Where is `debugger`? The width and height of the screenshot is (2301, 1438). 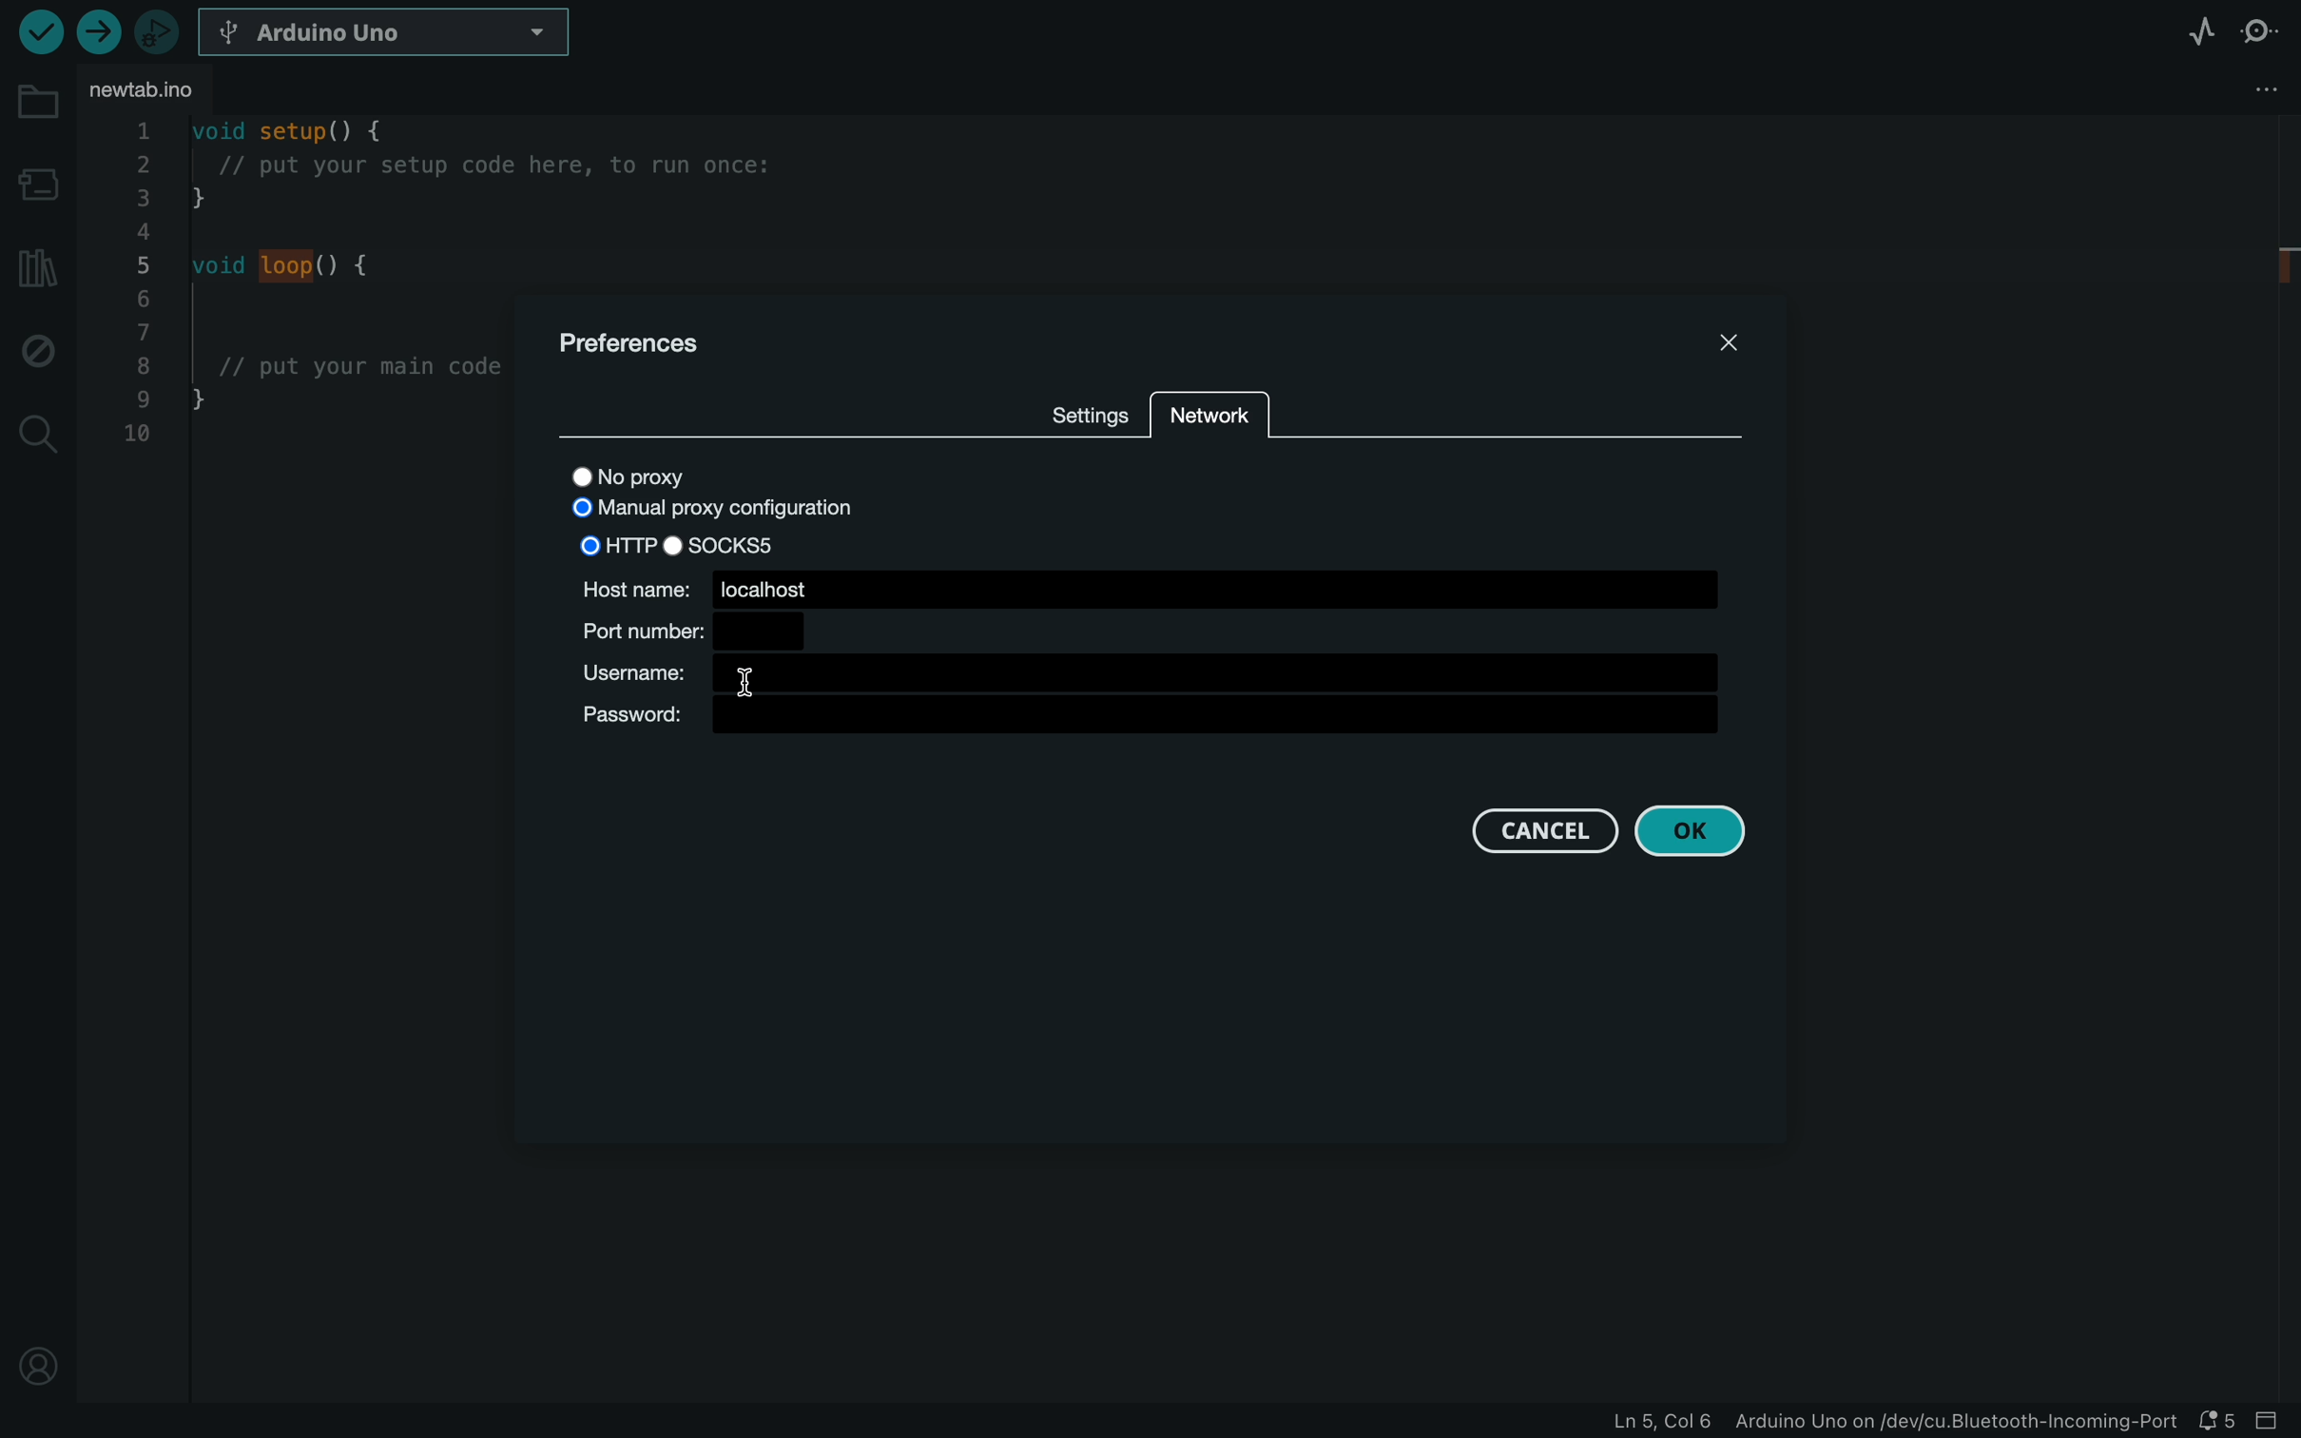 debugger is located at coordinates (156, 31).